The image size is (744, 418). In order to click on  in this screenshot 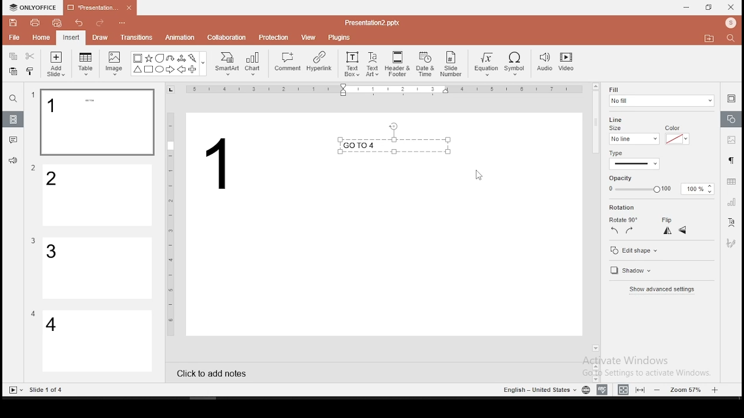, I will do `click(33, 241)`.